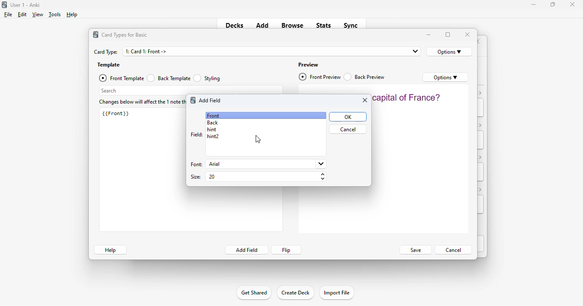 The height and width of the screenshot is (306, 583). I want to click on template, so click(109, 65).